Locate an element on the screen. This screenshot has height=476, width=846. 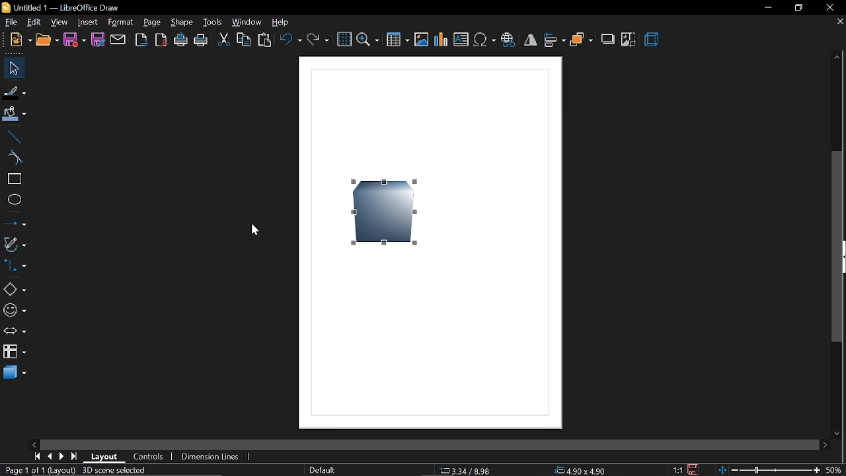
layout is located at coordinates (105, 456).